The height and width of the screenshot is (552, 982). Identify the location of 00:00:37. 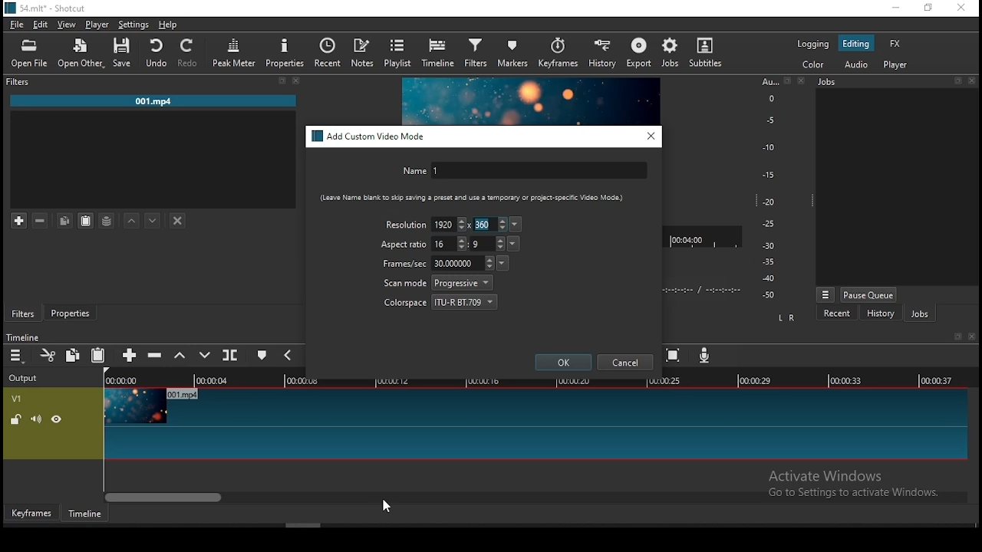
(939, 380).